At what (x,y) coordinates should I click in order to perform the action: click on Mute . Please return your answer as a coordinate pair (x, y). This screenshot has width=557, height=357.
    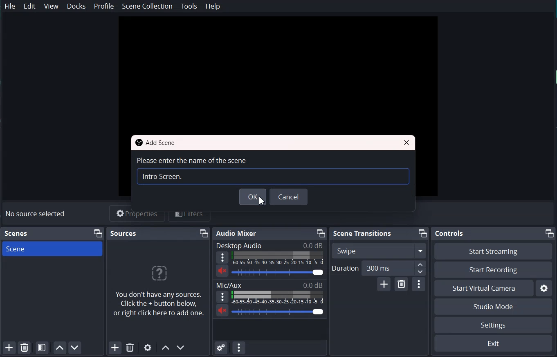
    Looking at the image, I should click on (222, 310).